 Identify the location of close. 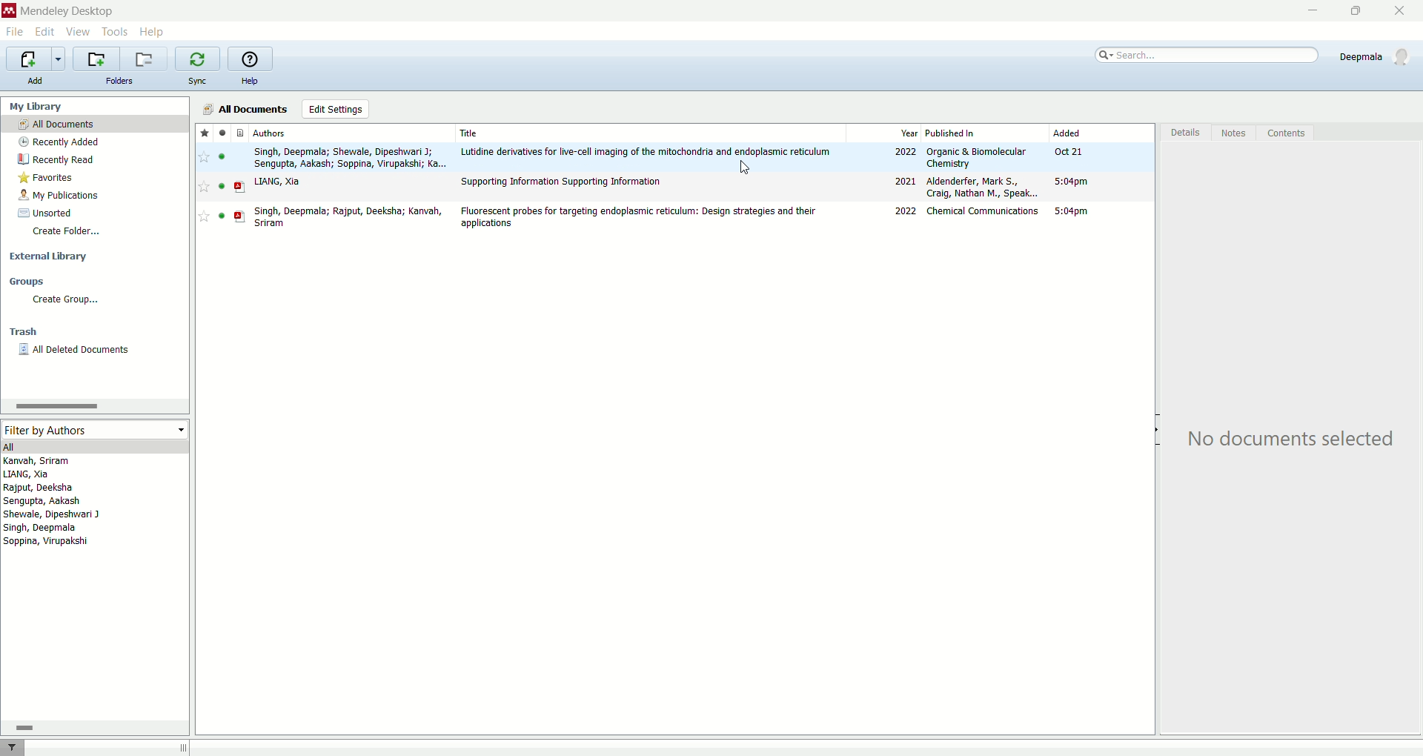
(1404, 12).